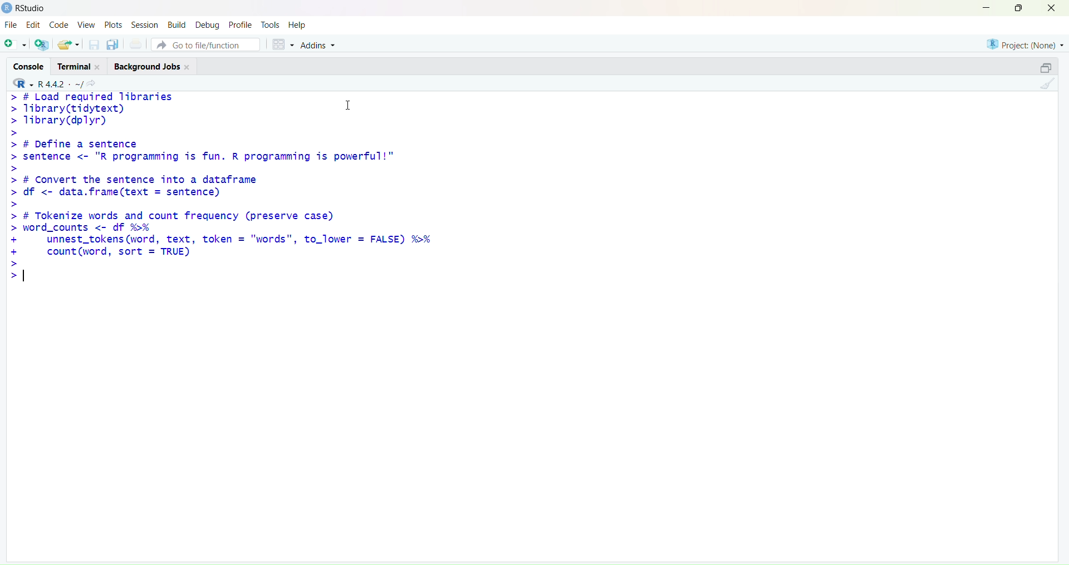  What do you see at coordinates (42, 45) in the screenshot?
I see `create a project` at bounding box center [42, 45].